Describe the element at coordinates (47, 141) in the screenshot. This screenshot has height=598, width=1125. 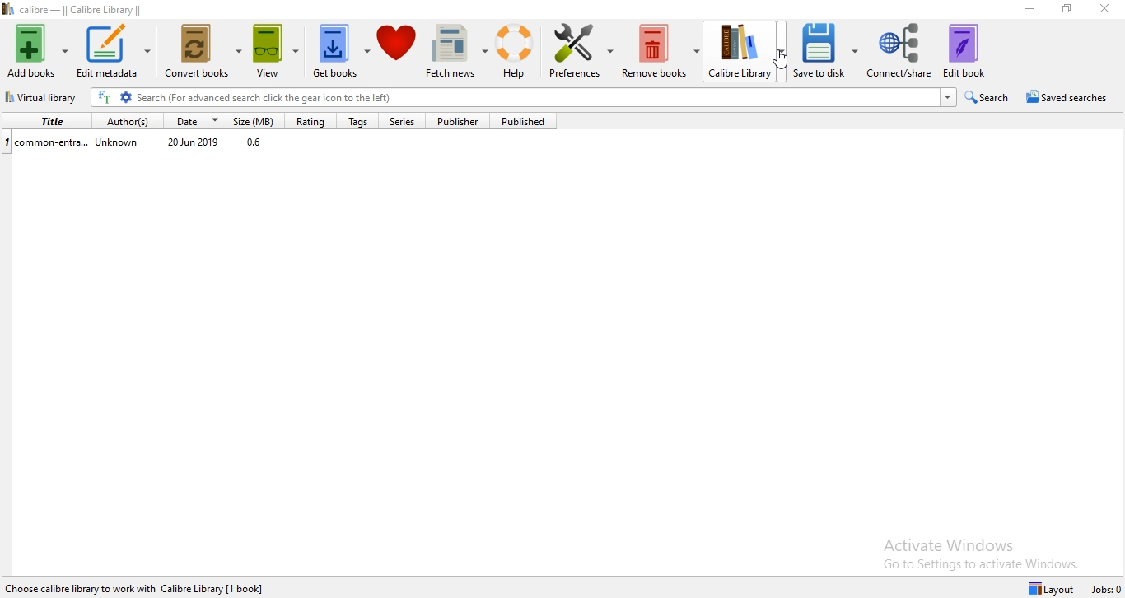
I see `common-entra...` at that location.